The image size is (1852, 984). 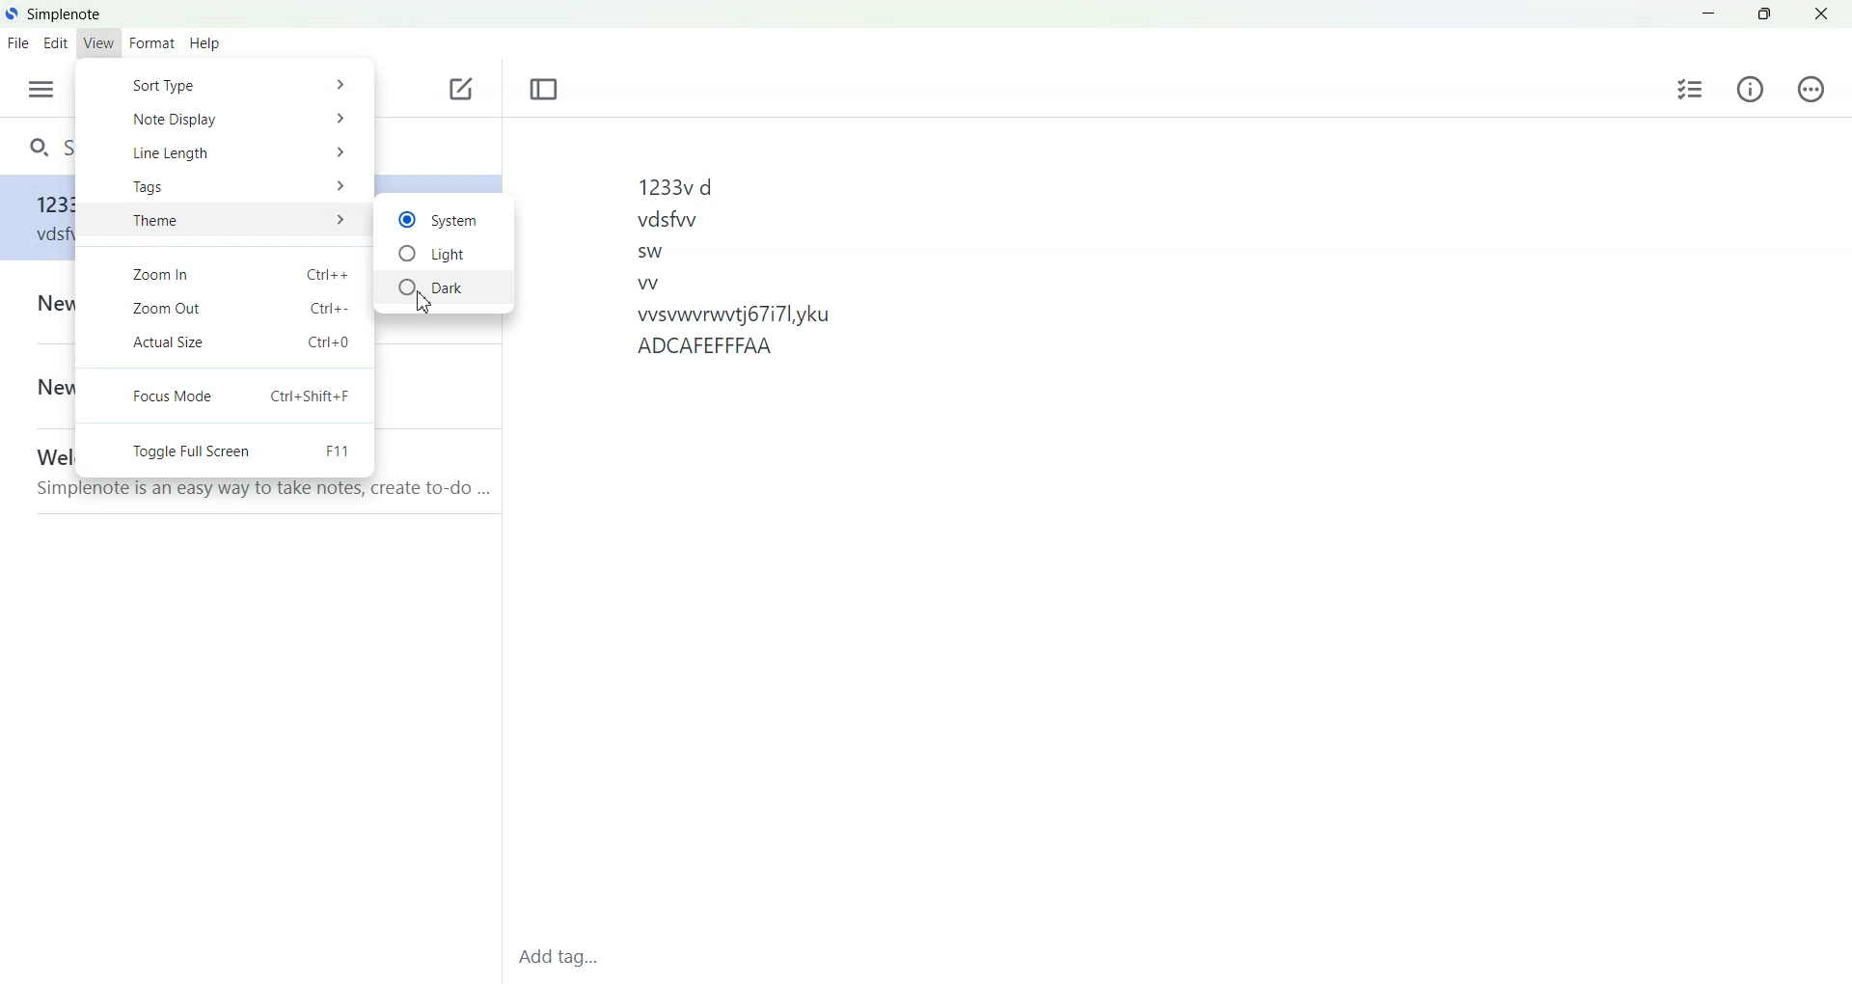 I want to click on Note Display, so click(x=225, y=121).